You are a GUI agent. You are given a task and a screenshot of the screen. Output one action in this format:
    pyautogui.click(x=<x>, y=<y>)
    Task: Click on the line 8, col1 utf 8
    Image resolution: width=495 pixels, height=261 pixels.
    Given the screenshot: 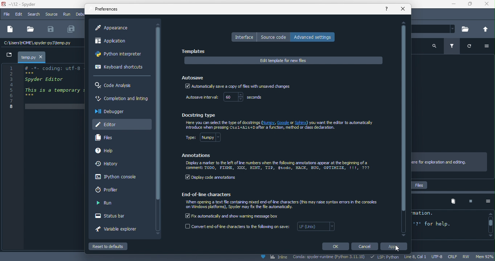 What is the action you would take?
    pyautogui.click(x=424, y=257)
    